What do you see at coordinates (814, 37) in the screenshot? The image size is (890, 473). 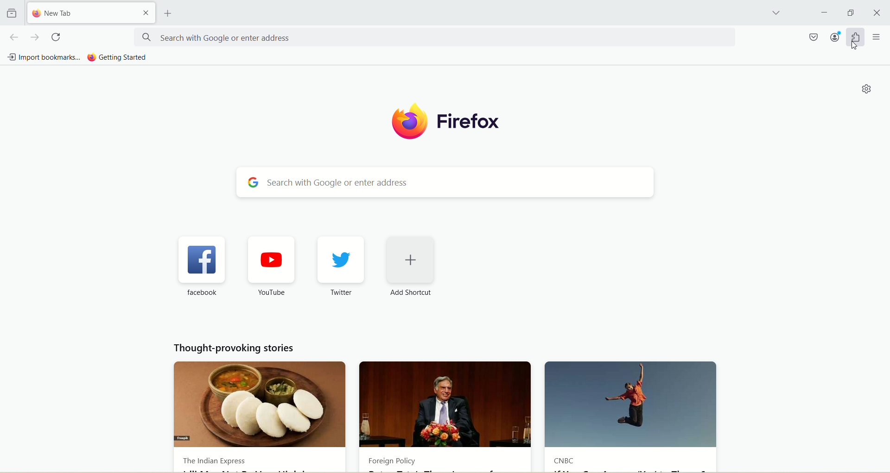 I see `Macsafe` at bounding box center [814, 37].